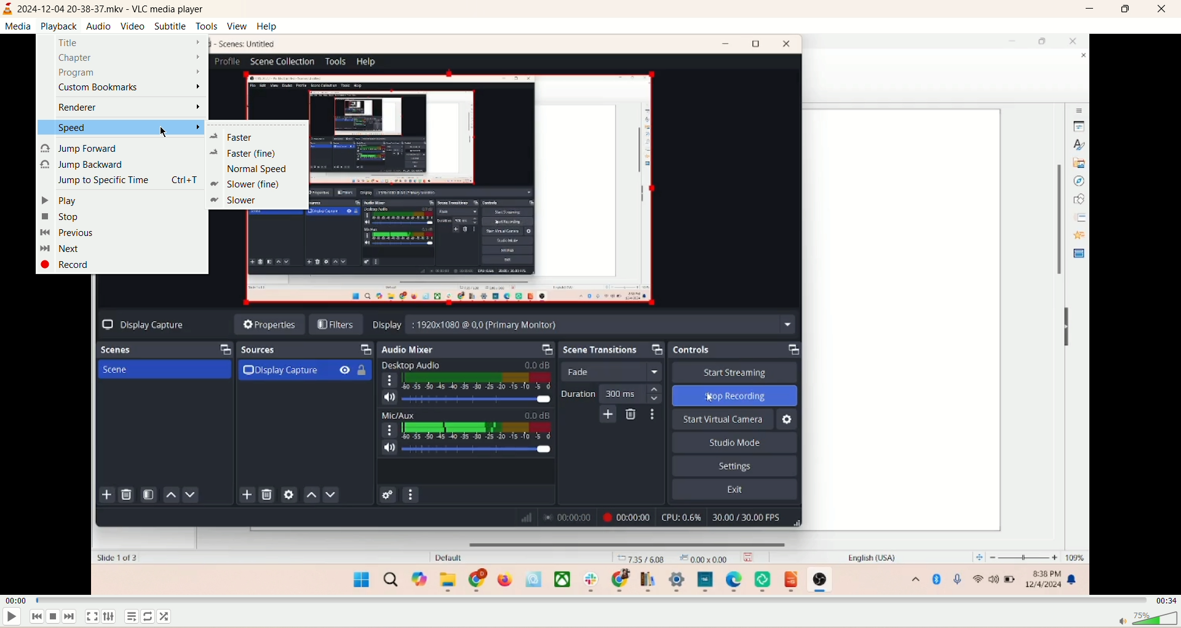 The height and width of the screenshot is (628, 1181). Describe the element at coordinates (87, 165) in the screenshot. I see `jump backward` at that location.